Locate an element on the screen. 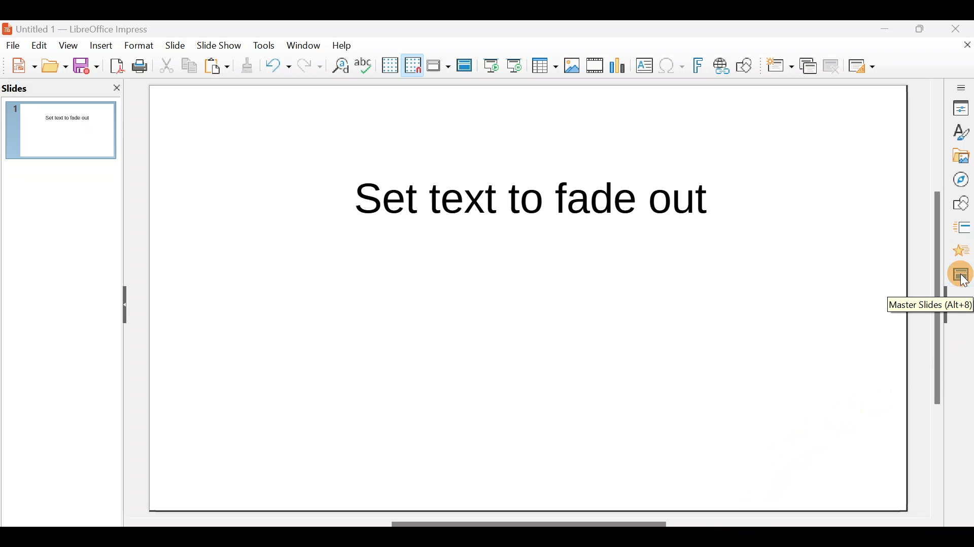 The image size is (974, 547). New is located at coordinates (19, 64).